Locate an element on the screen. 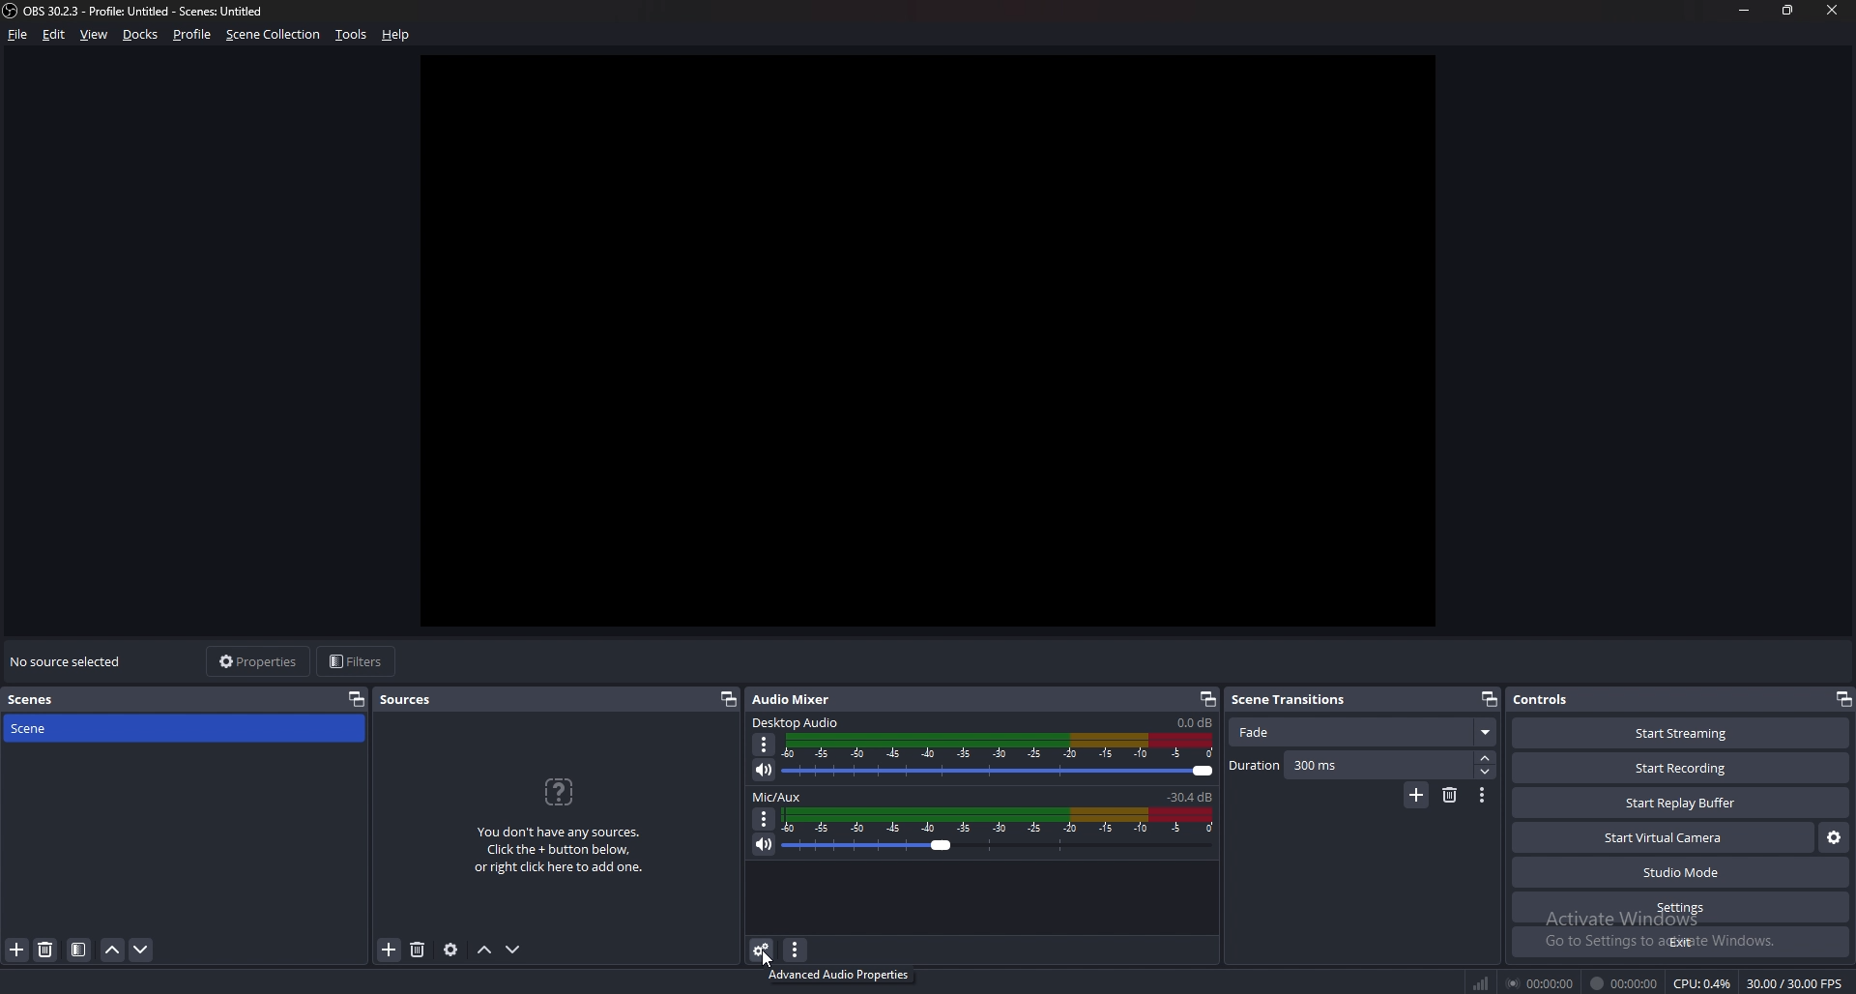 Image resolution: width=1856 pixels, height=994 pixels. move source down is located at coordinates (513, 950).